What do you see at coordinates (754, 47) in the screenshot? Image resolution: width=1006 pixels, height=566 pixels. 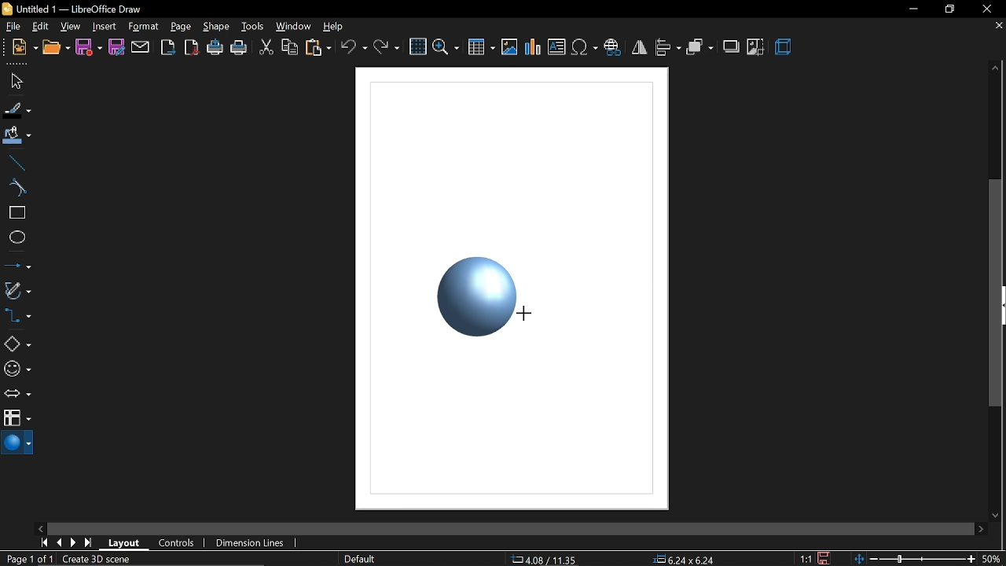 I see `crop` at bounding box center [754, 47].